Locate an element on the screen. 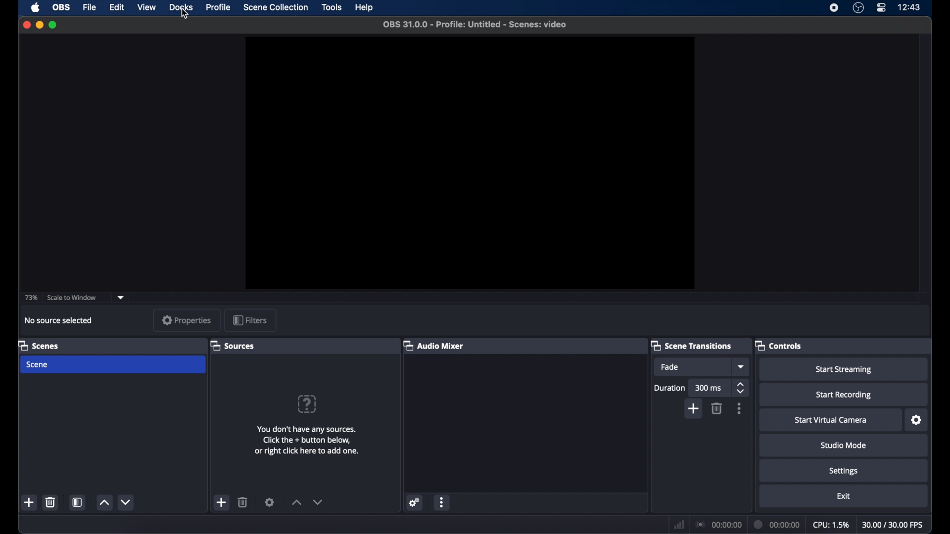 The image size is (950, 534). delete is located at coordinates (244, 502).